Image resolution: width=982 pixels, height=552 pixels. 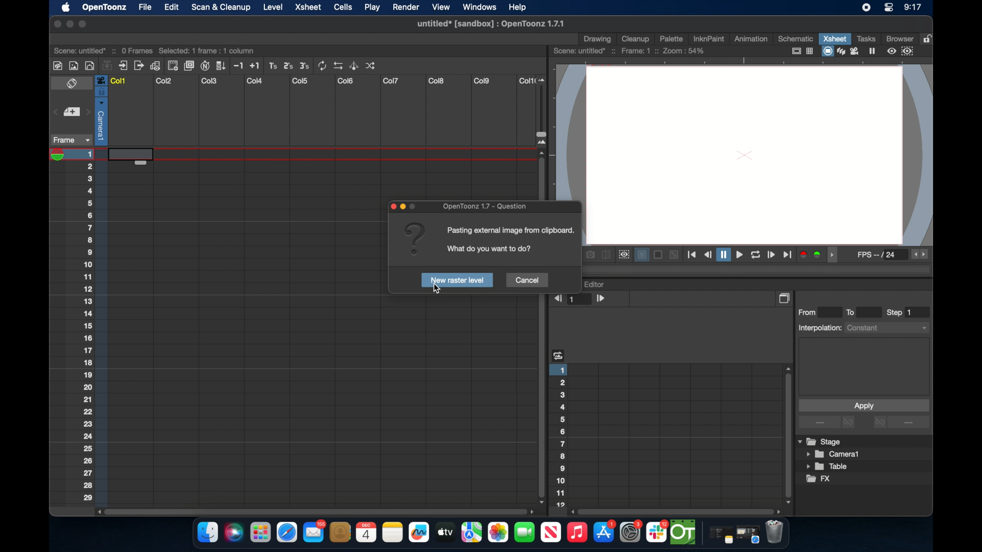 I want to click on animation, so click(x=751, y=39).